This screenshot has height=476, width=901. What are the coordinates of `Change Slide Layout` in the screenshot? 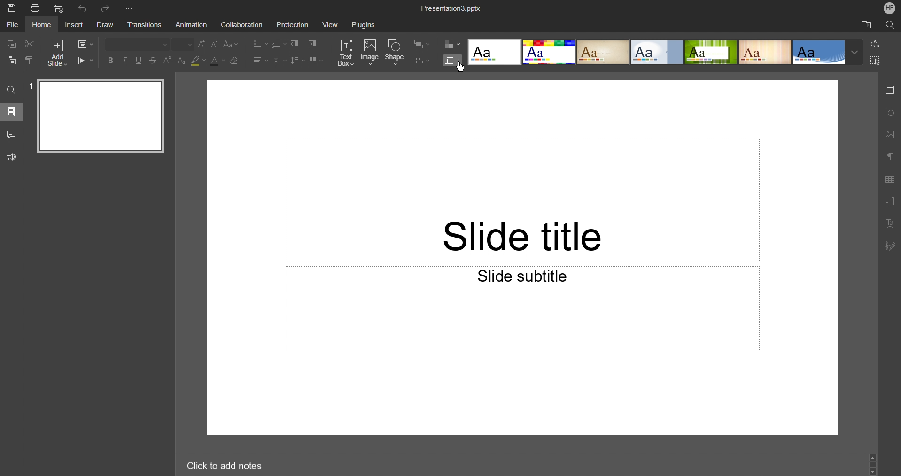 It's located at (86, 44).